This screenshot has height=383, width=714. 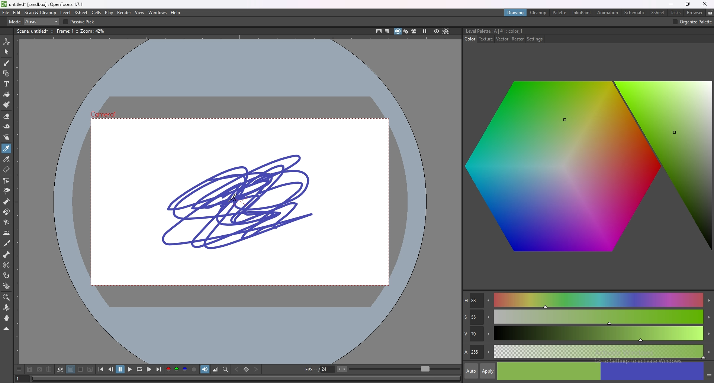 What do you see at coordinates (692, 22) in the screenshot?
I see `organize palette` at bounding box center [692, 22].